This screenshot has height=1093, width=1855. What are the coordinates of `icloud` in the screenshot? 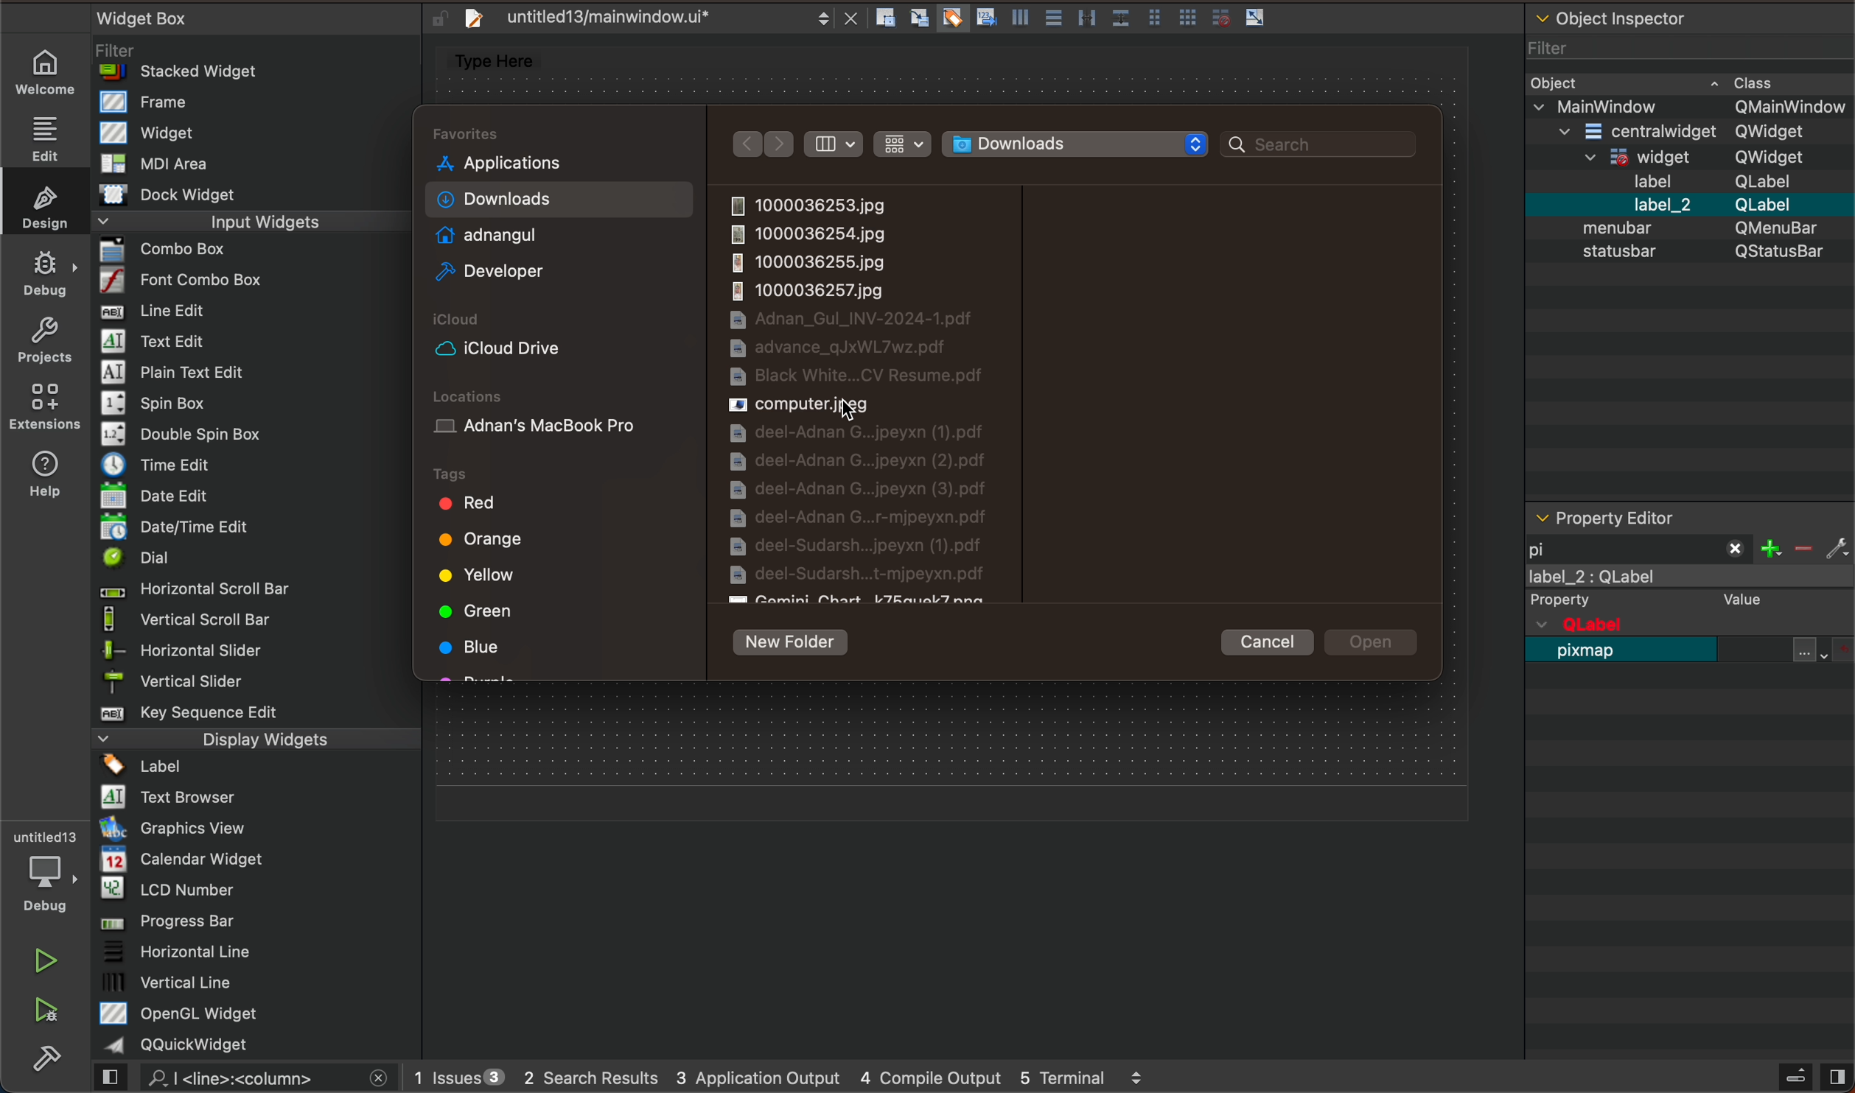 It's located at (554, 348).